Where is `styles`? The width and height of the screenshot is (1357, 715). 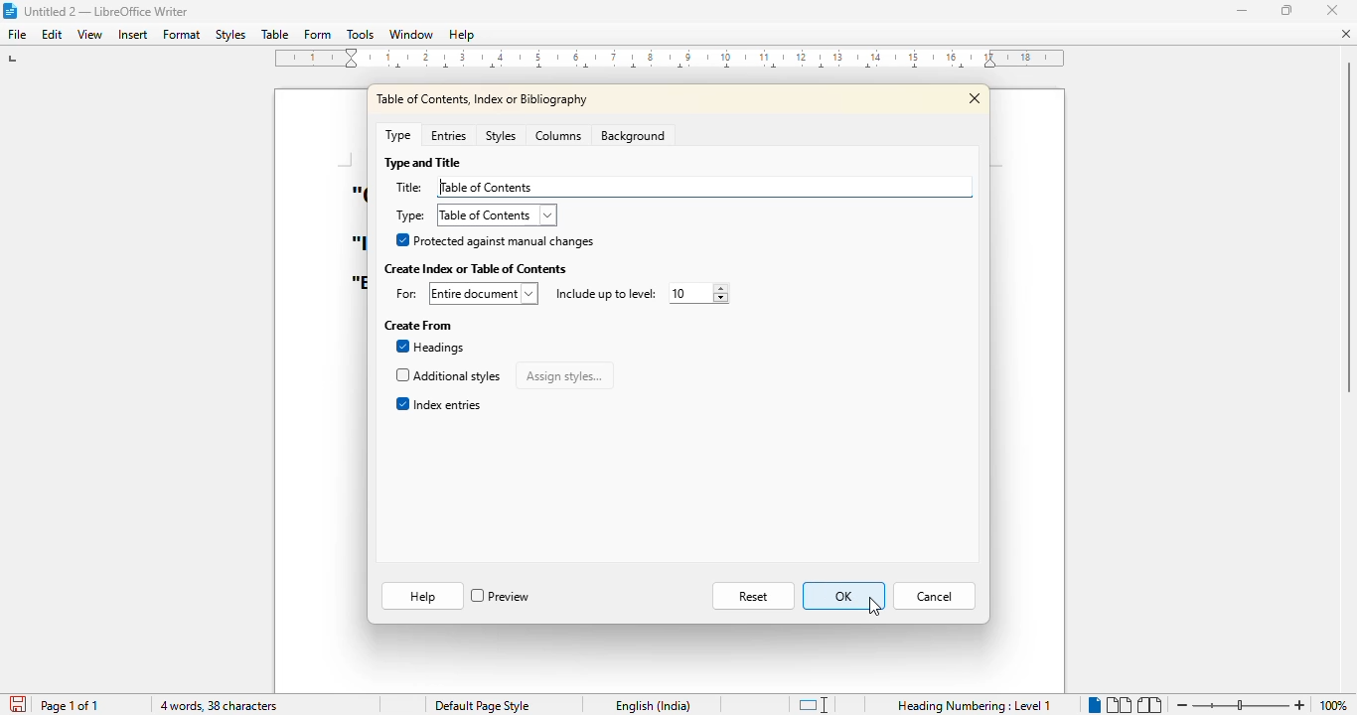
styles is located at coordinates (230, 34).